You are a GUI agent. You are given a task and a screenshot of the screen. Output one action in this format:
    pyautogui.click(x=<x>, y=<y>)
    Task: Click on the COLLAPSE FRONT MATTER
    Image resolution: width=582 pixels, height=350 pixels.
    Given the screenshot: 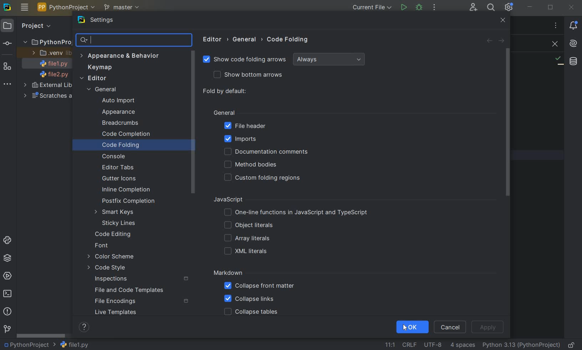 What is the action you would take?
    pyautogui.click(x=259, y=287)
    